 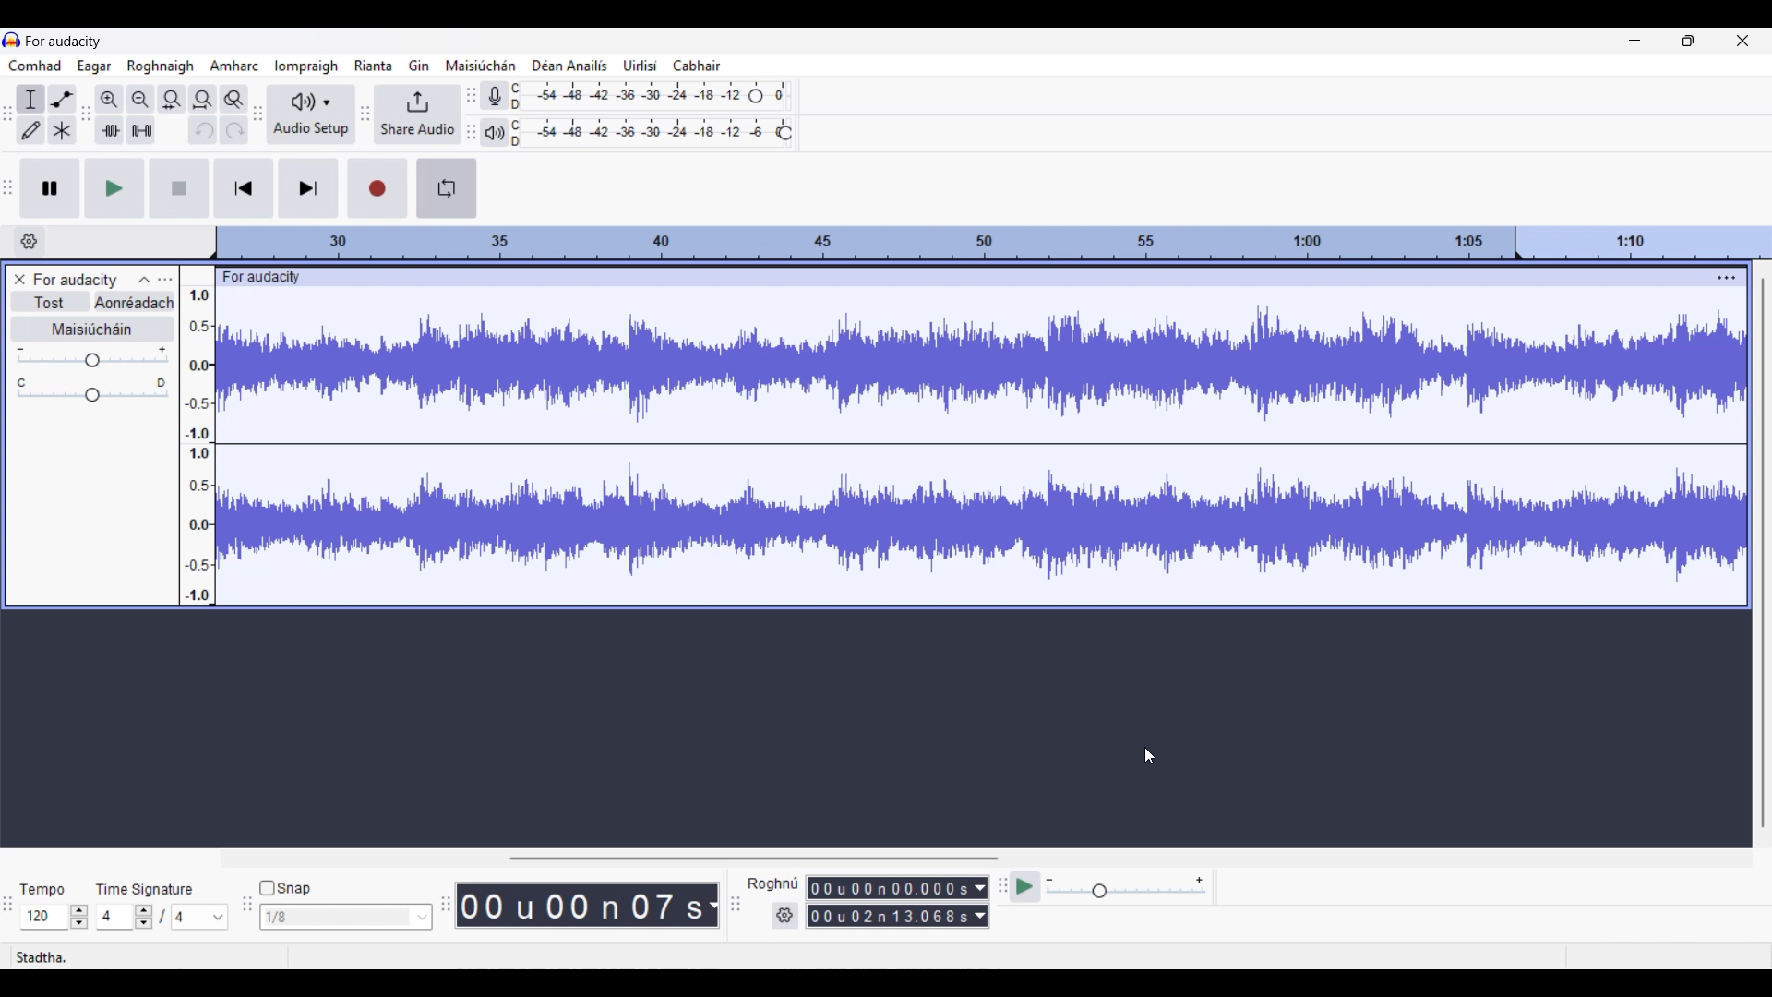 I want to click on Open menu, so click(x=165, y=281).